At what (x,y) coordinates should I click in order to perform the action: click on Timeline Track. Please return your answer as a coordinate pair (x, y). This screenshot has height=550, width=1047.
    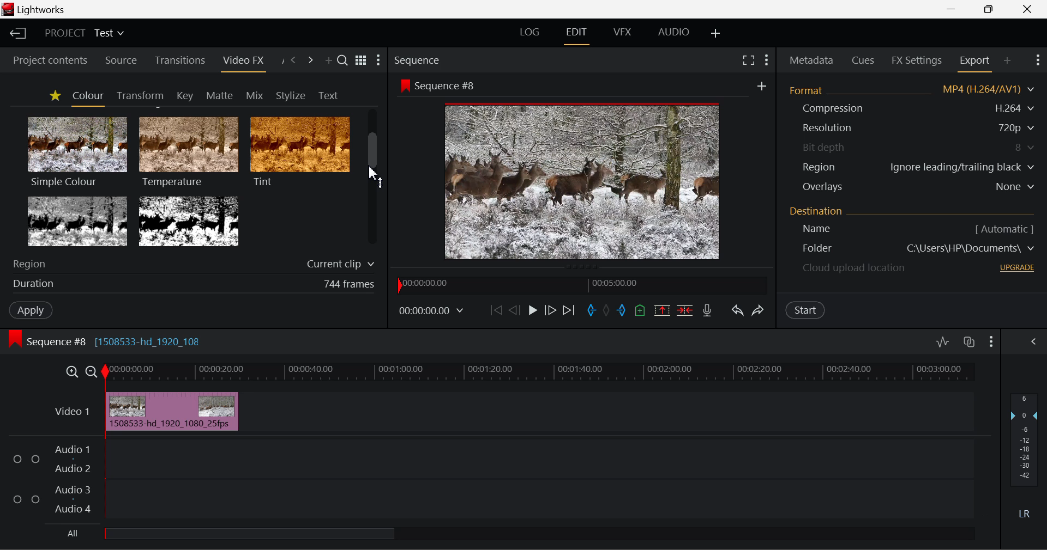
    Looking at the image, I should click on (541, 372).